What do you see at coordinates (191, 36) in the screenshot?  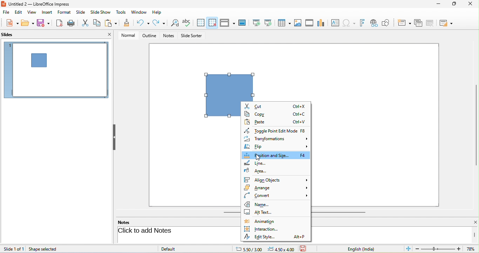 I see `slide sorter` at bounding box center [191, 36].